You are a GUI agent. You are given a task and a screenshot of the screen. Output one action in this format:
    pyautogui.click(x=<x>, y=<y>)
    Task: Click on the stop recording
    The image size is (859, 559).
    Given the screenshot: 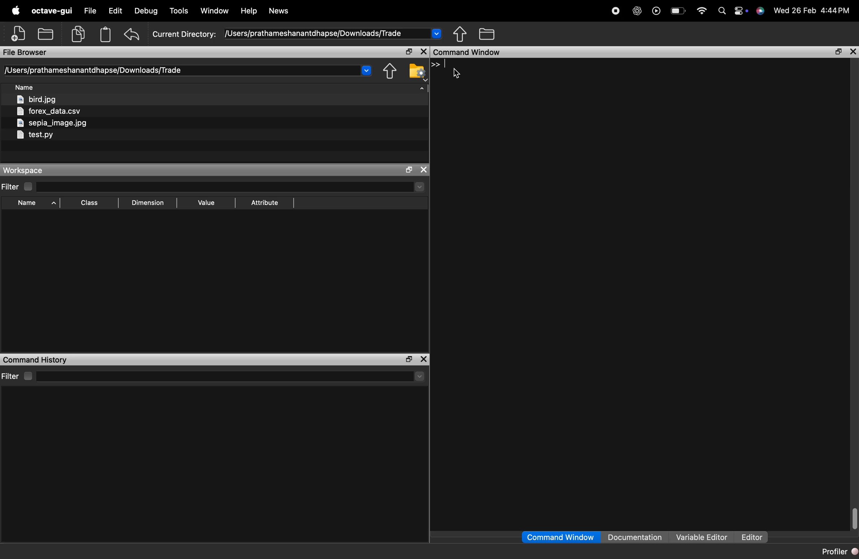 What is the action you would take?
    pyautogui.click(x=616, y=12)
    